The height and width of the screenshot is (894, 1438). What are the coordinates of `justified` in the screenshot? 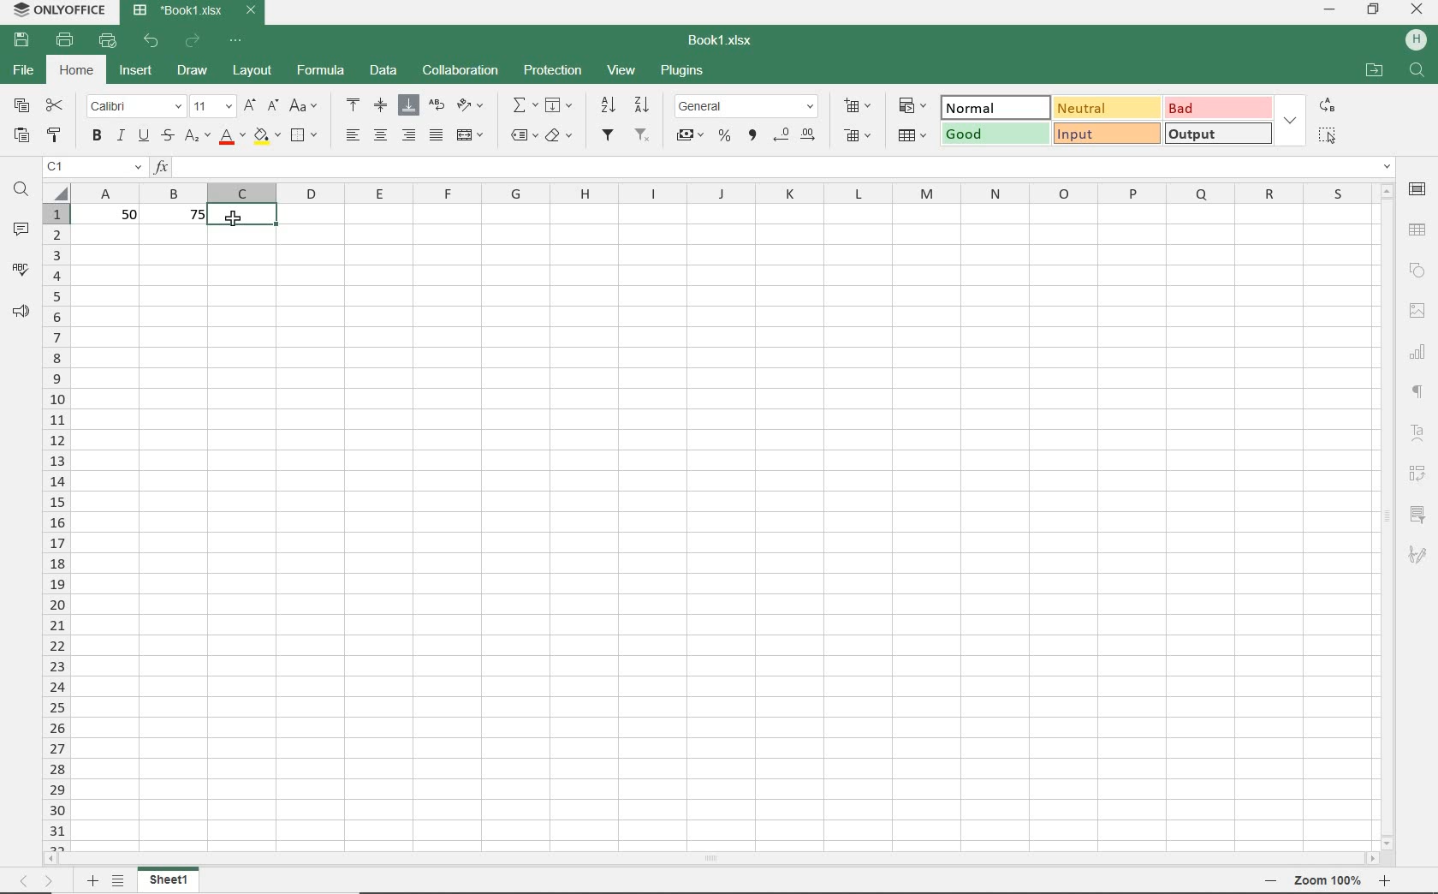 It's located at (434, 134).